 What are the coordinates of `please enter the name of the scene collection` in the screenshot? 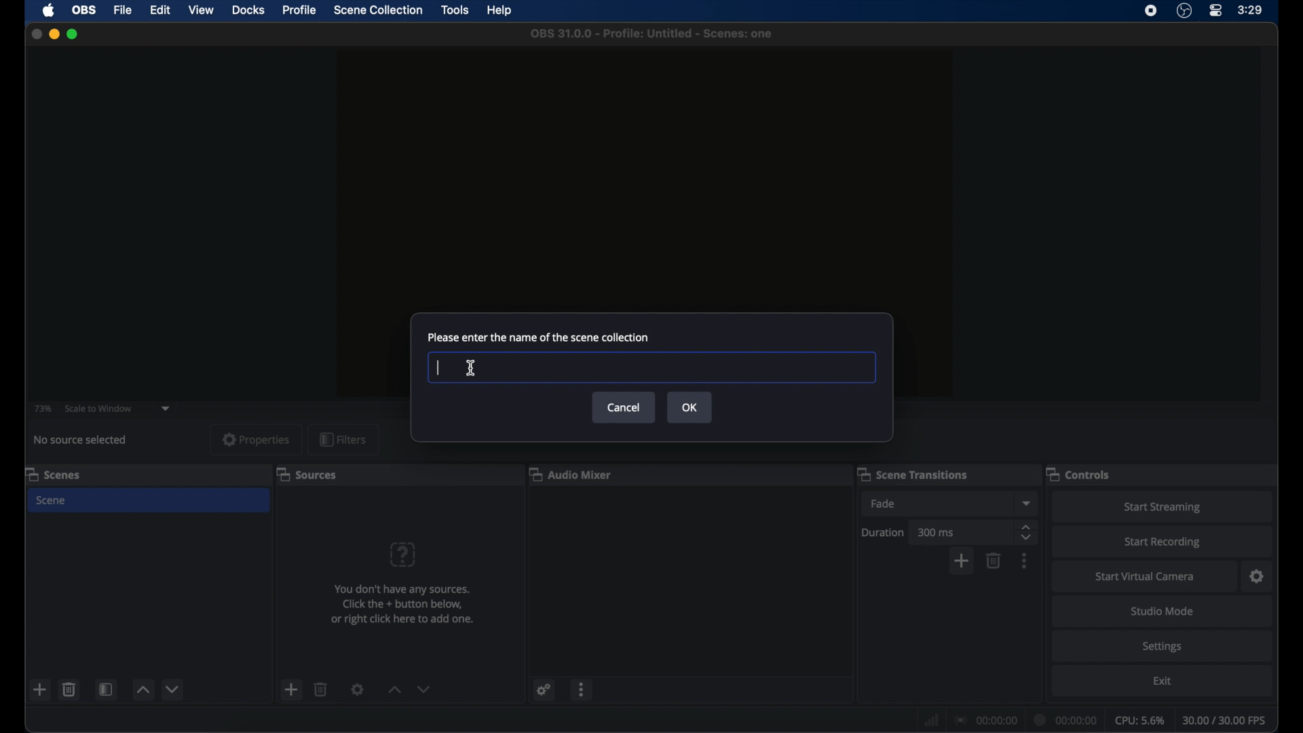 It's located at (537, 337).